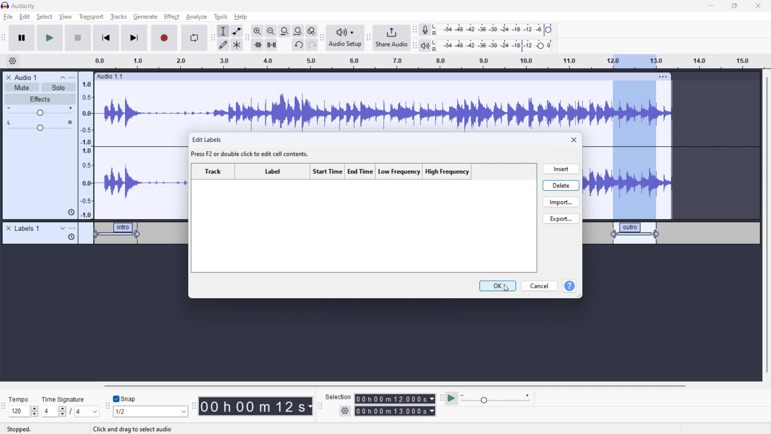 This screenshot has width=771, height=434. Describe the element at coordinates (256, 405) in the screenshot. I see `timestamp` at that location.